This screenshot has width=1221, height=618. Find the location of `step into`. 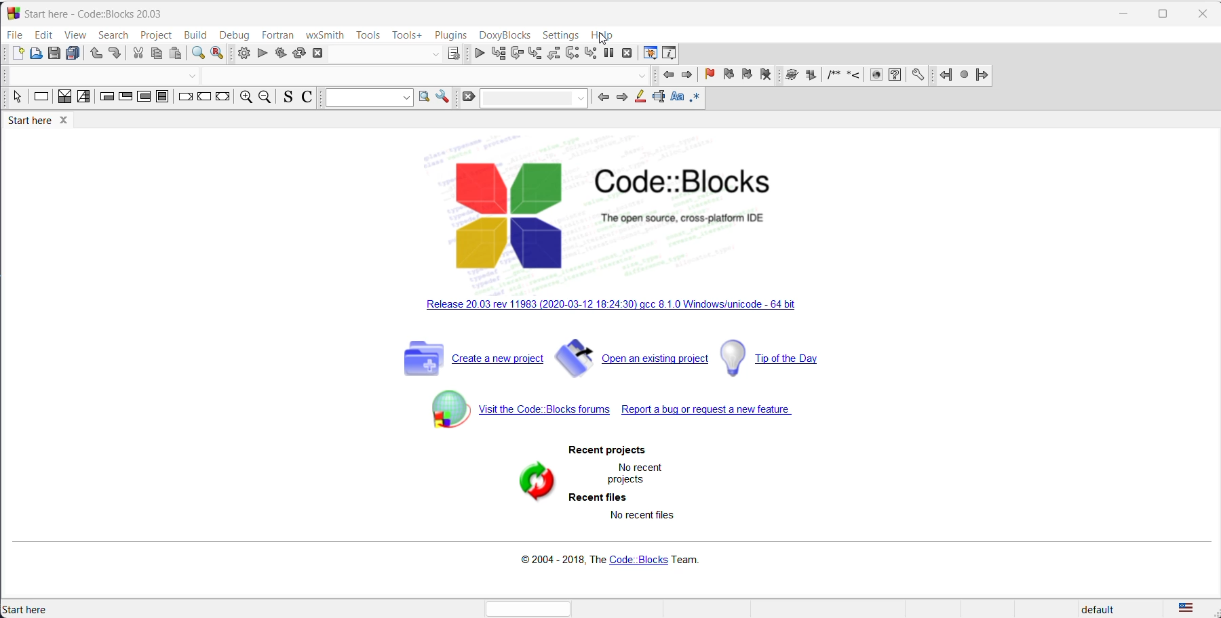

step into is located at coordinates (536, 54).